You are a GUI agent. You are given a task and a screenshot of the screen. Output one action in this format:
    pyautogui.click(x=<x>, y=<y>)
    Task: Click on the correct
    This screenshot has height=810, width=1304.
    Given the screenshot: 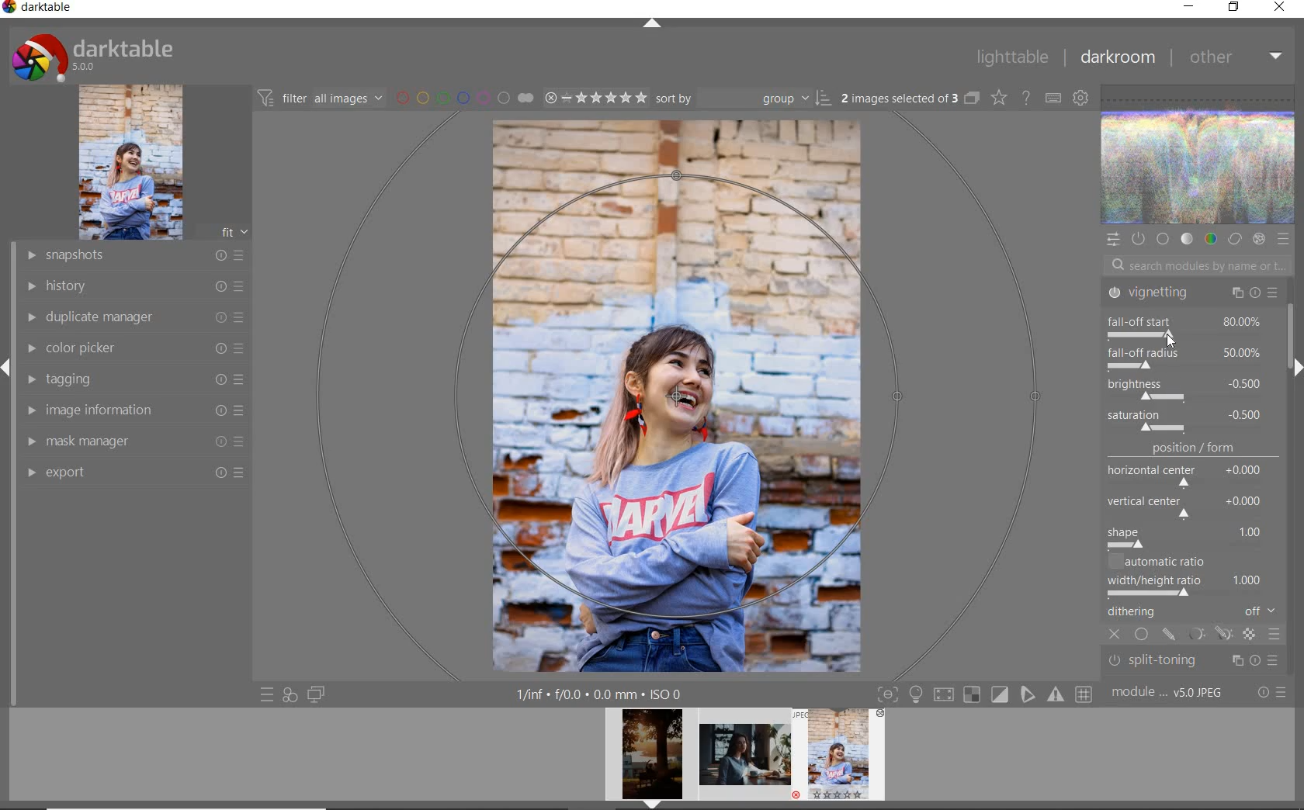 What is the action you would take?
    pyautogui.click(x=1235, y=240)
    